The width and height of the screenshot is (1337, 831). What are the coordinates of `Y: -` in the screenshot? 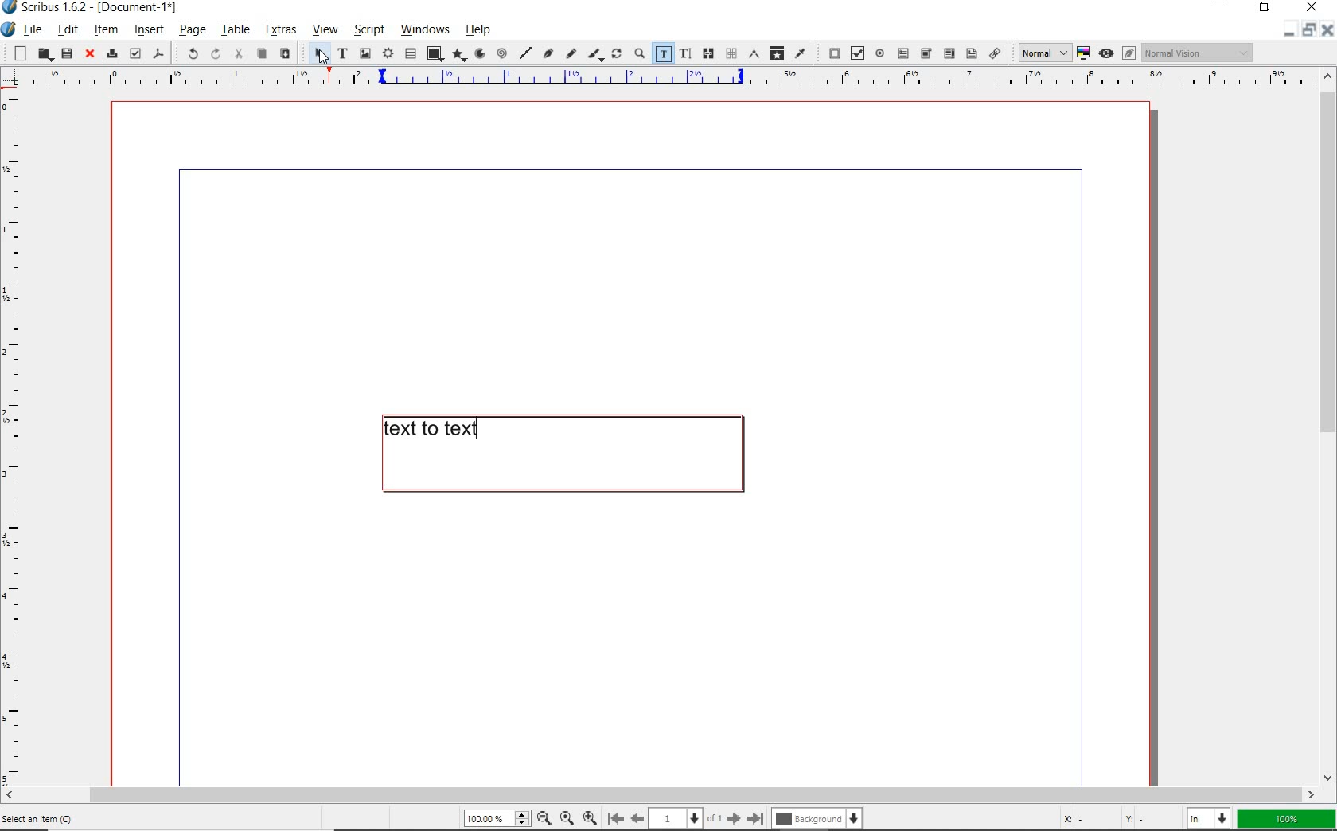 It's located at (1148, 818).